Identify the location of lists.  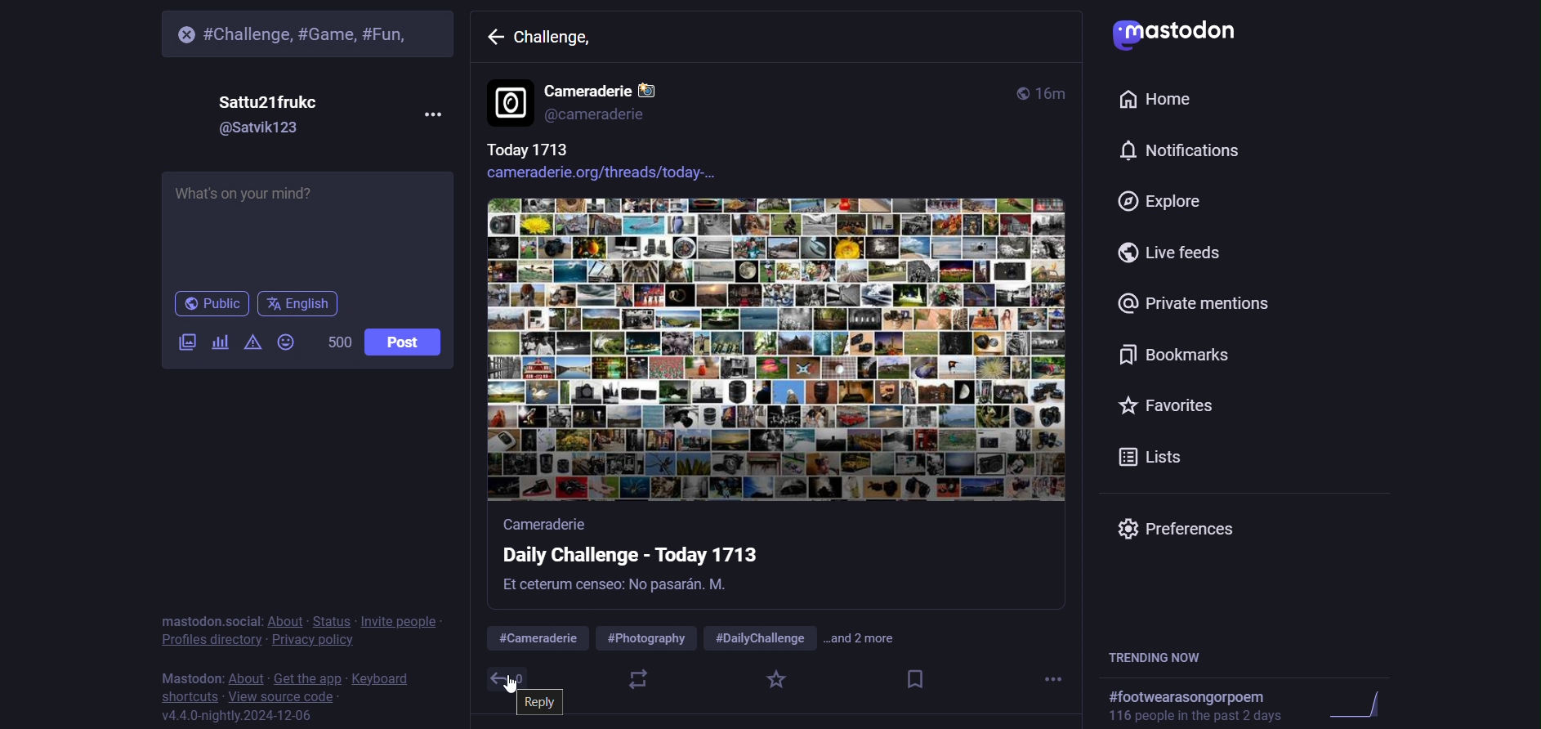
(1151, 454).